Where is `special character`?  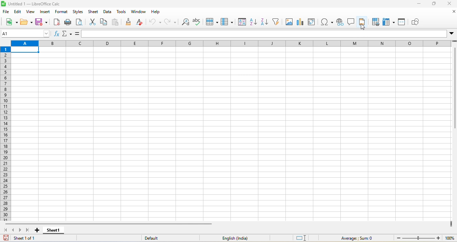
special character is located at coordinates (327, 22).